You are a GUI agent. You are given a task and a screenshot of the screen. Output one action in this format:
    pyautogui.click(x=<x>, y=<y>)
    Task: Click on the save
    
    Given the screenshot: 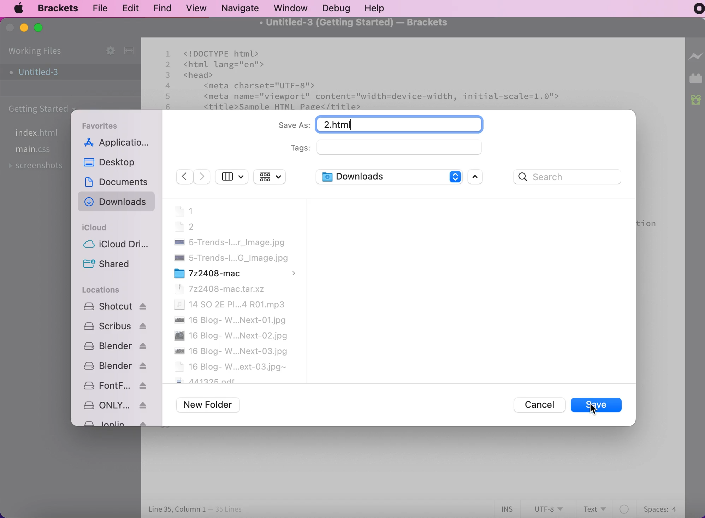 What is the action you would take?
    pyautogui.click(x=598, y=406)
    